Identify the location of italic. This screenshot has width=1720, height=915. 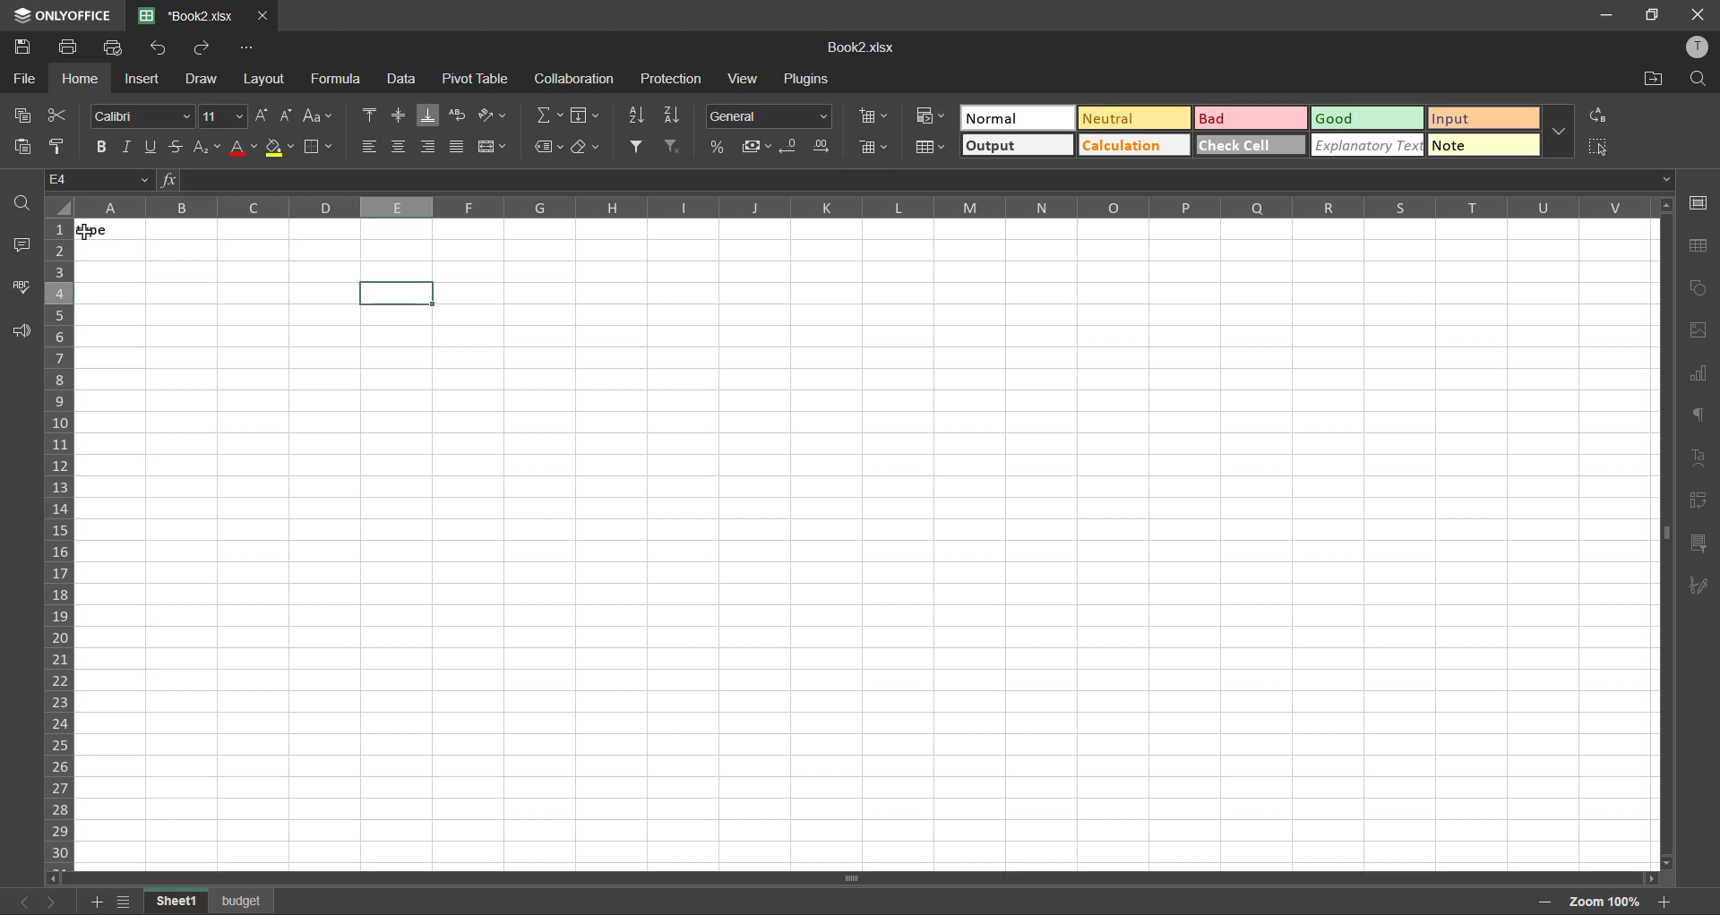
(125, 147).